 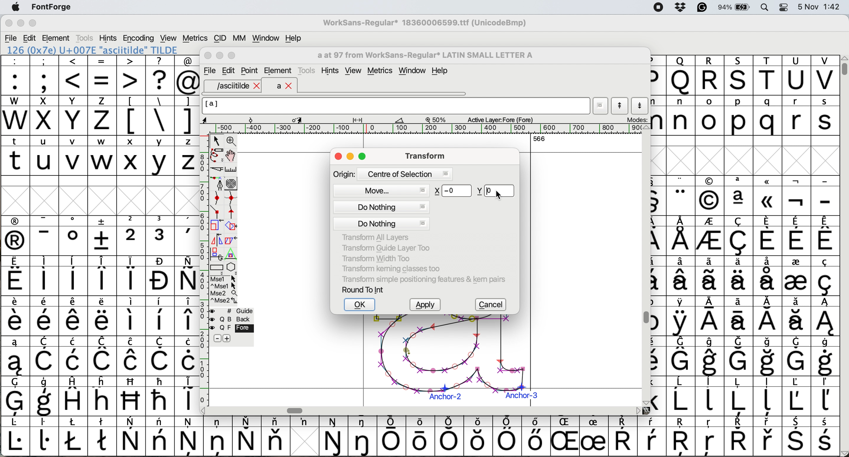 I want to click on rotate the selection, so click(x=234, y=227).